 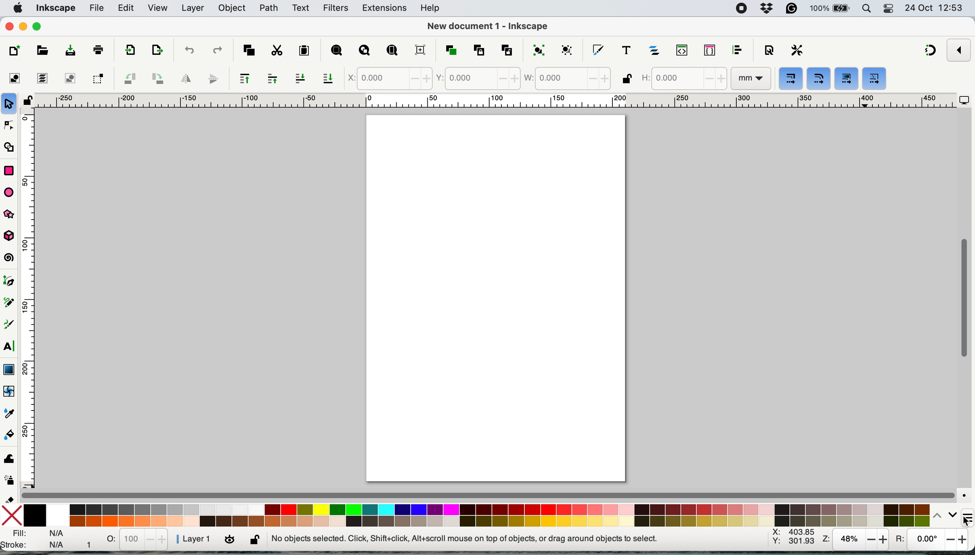 I want to click on toggle visibility of current layer, so click(x=231, y=538).